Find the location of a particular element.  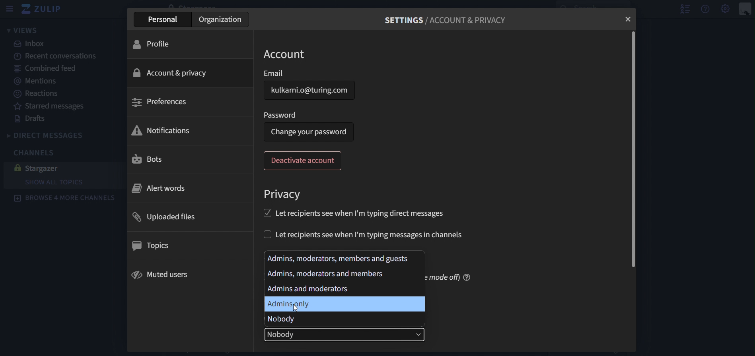

recent canversations is located at coordinates (58, 56).